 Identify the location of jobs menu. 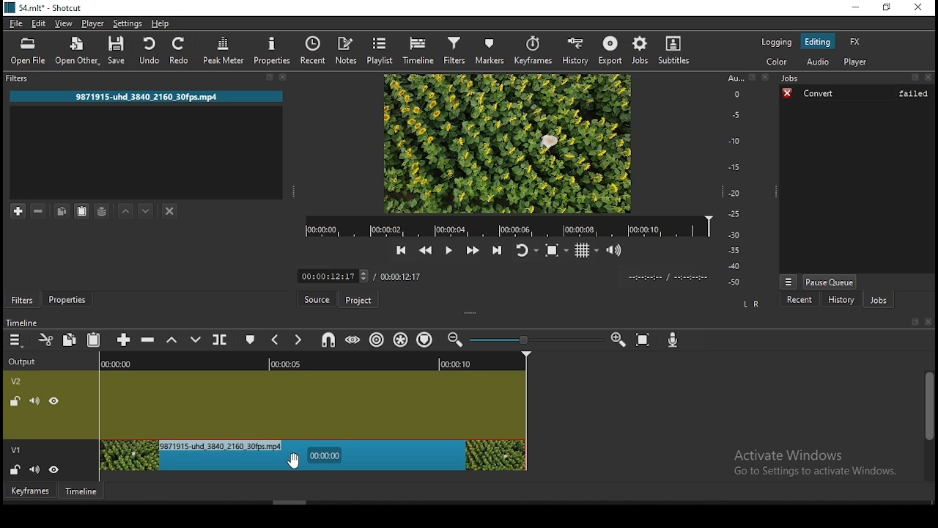
(789, 282).